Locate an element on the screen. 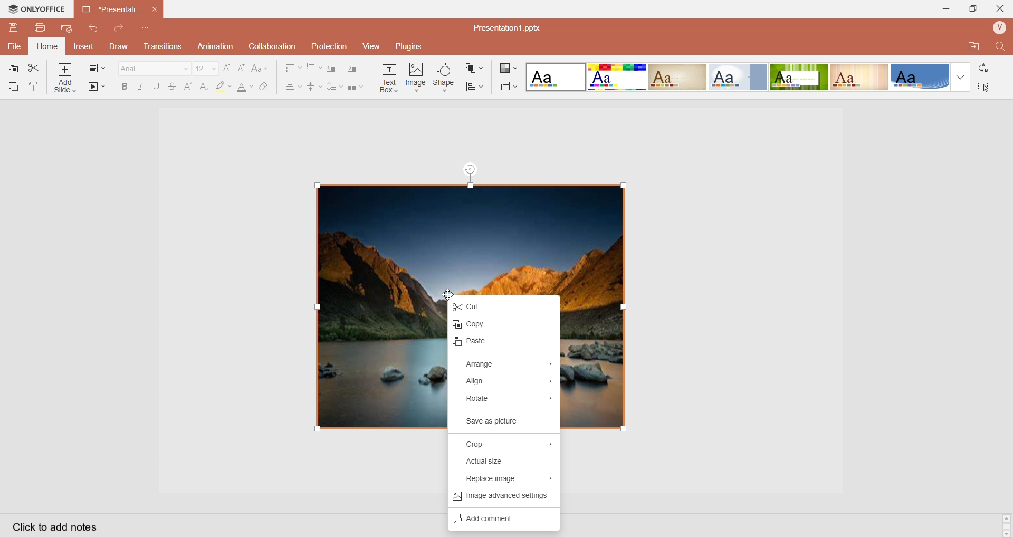  Cut is located at coordinates (503, 305).